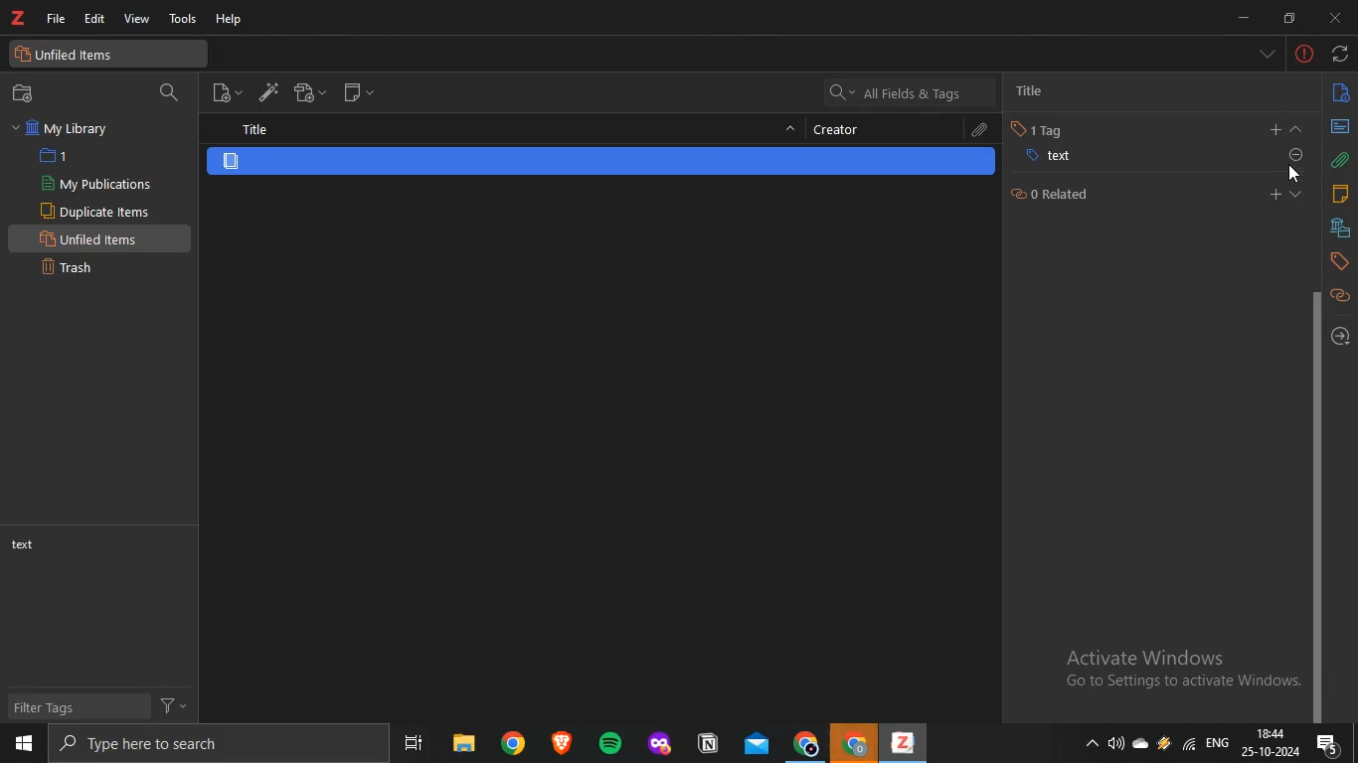 The image size is (1358, 763). Describe the element at coordinates (1335, 19) in the screenshot. I see `close` at that location.